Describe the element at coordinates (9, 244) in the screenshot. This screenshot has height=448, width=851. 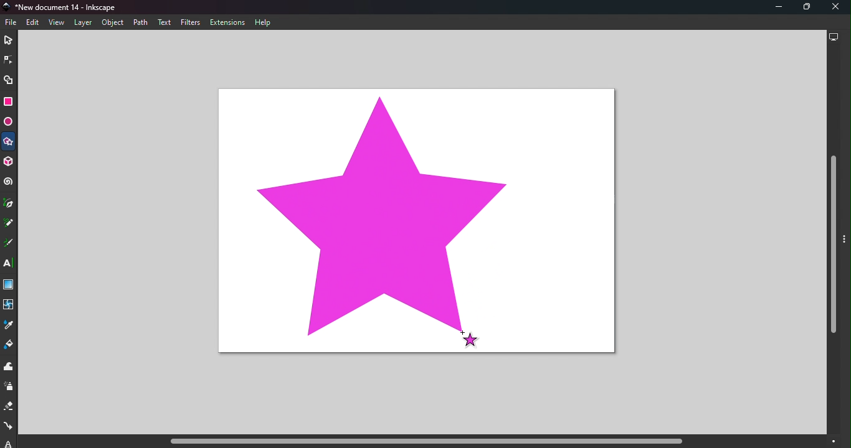
I see `Calligraphy tool` at that location.